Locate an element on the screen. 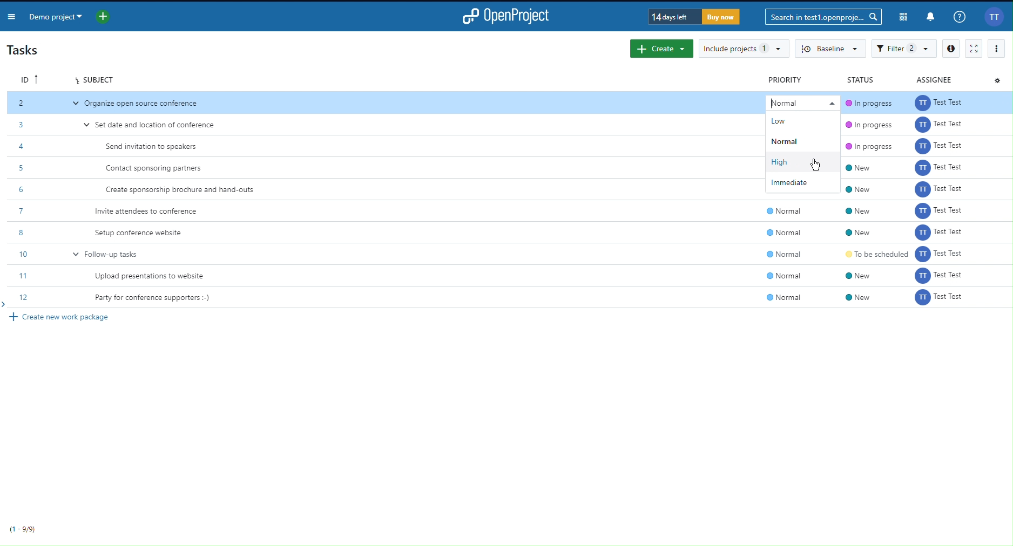 The image size is (1013, 546). 10 wv Follow-up tasks @Normal © To be scheduled Test Test is located at coordinates (511, 253).